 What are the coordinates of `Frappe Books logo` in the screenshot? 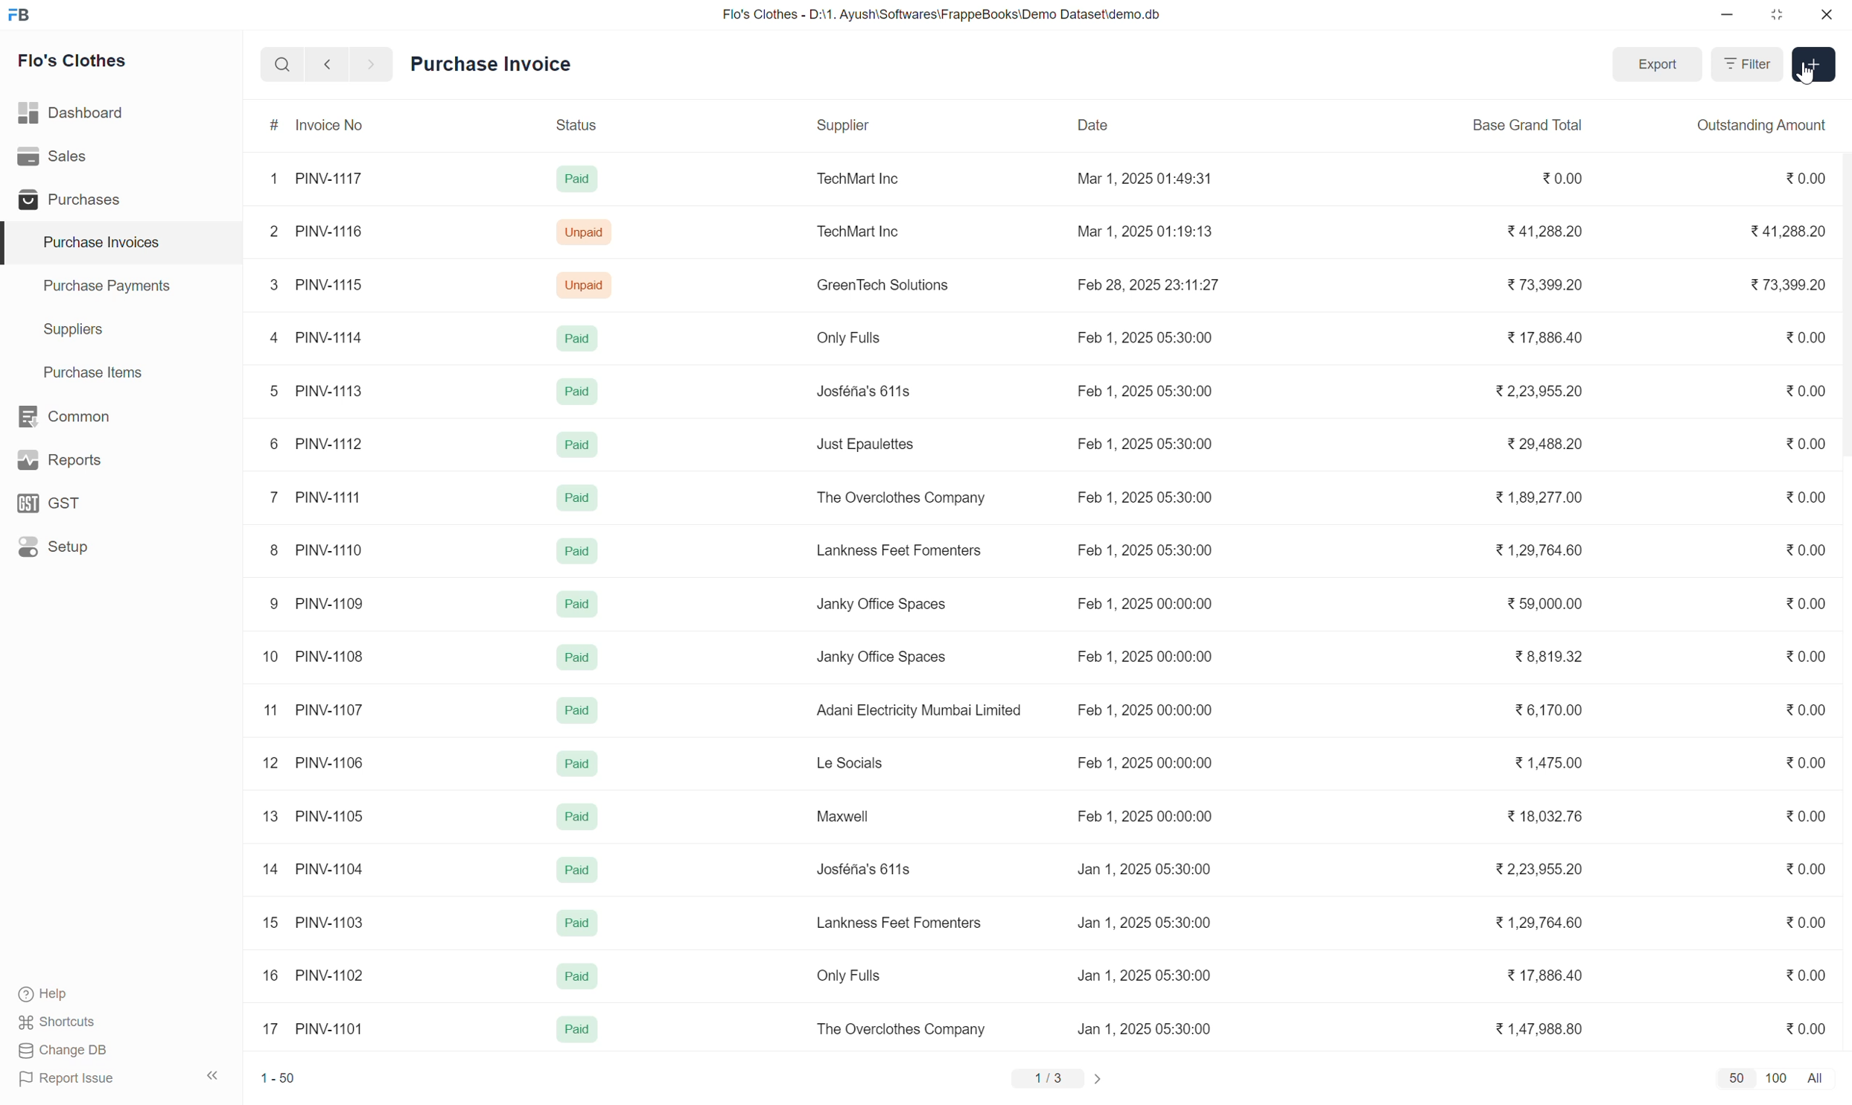 It's located at (19, 14).